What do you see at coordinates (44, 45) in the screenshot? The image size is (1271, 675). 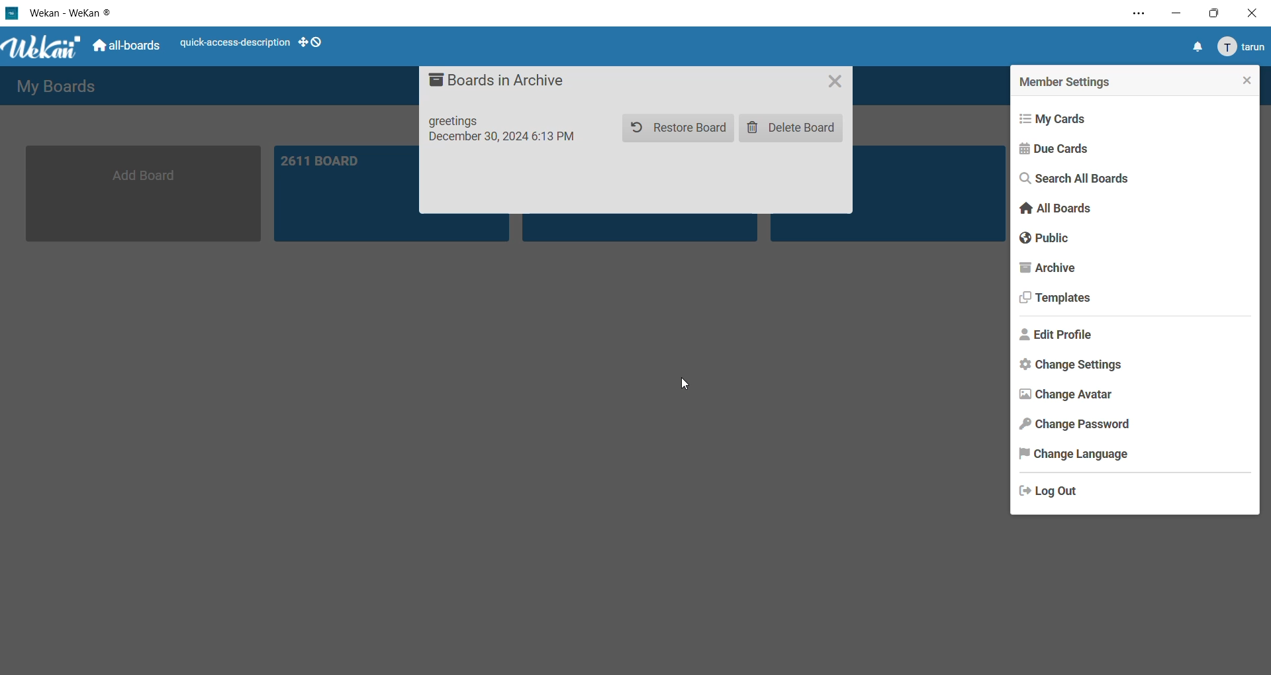 I see `Wekan` at bounding box center [44, 45].